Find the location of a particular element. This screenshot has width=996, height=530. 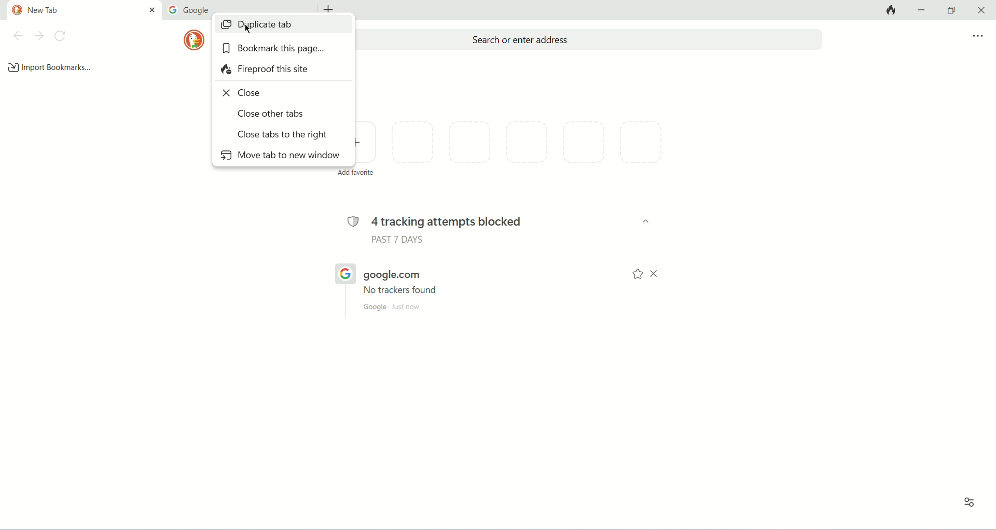

import bookmarks is located at coordinates (52, 67).